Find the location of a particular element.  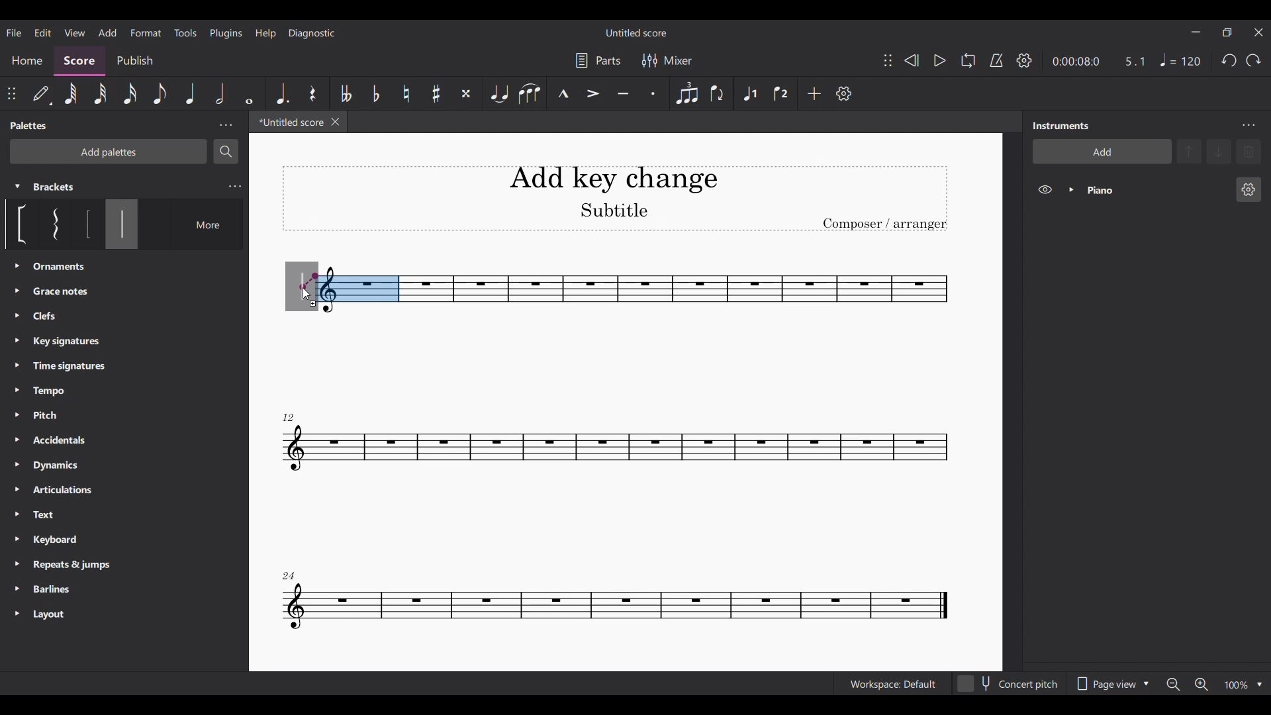

Staccato is located at coordinates (653, 93).